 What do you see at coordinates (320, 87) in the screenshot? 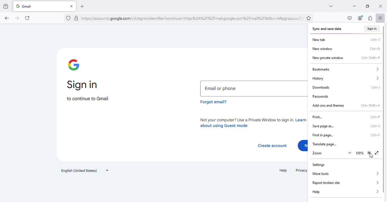
I see `downloads` at bounding box center [320, 87].